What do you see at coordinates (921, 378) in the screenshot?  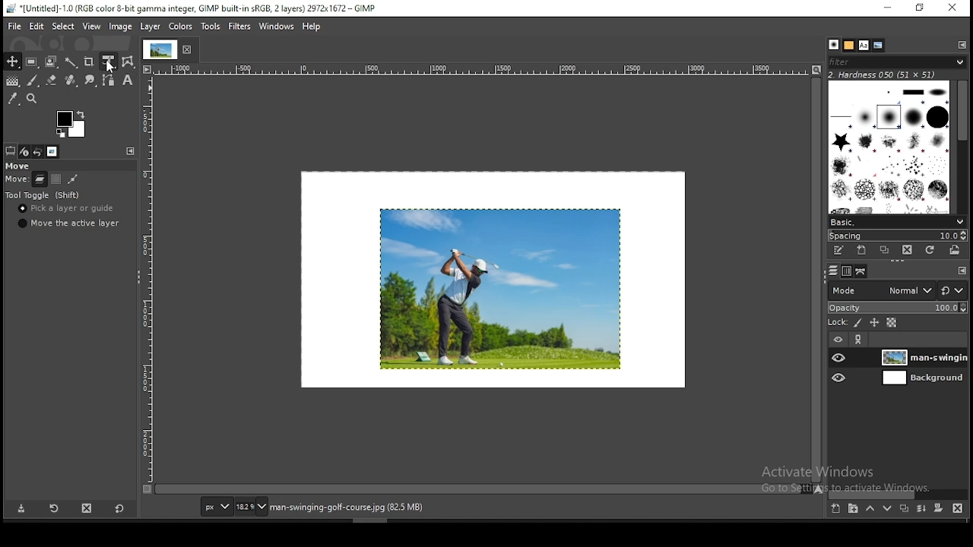 I see `layer ` at bounding box center [921, 378].